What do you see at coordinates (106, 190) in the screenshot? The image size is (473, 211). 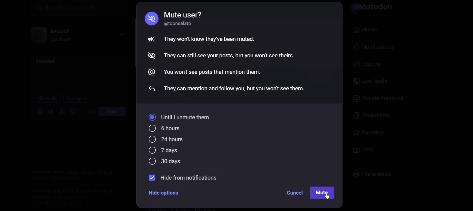 I see `keyboard` at bounding box center [106, 190].